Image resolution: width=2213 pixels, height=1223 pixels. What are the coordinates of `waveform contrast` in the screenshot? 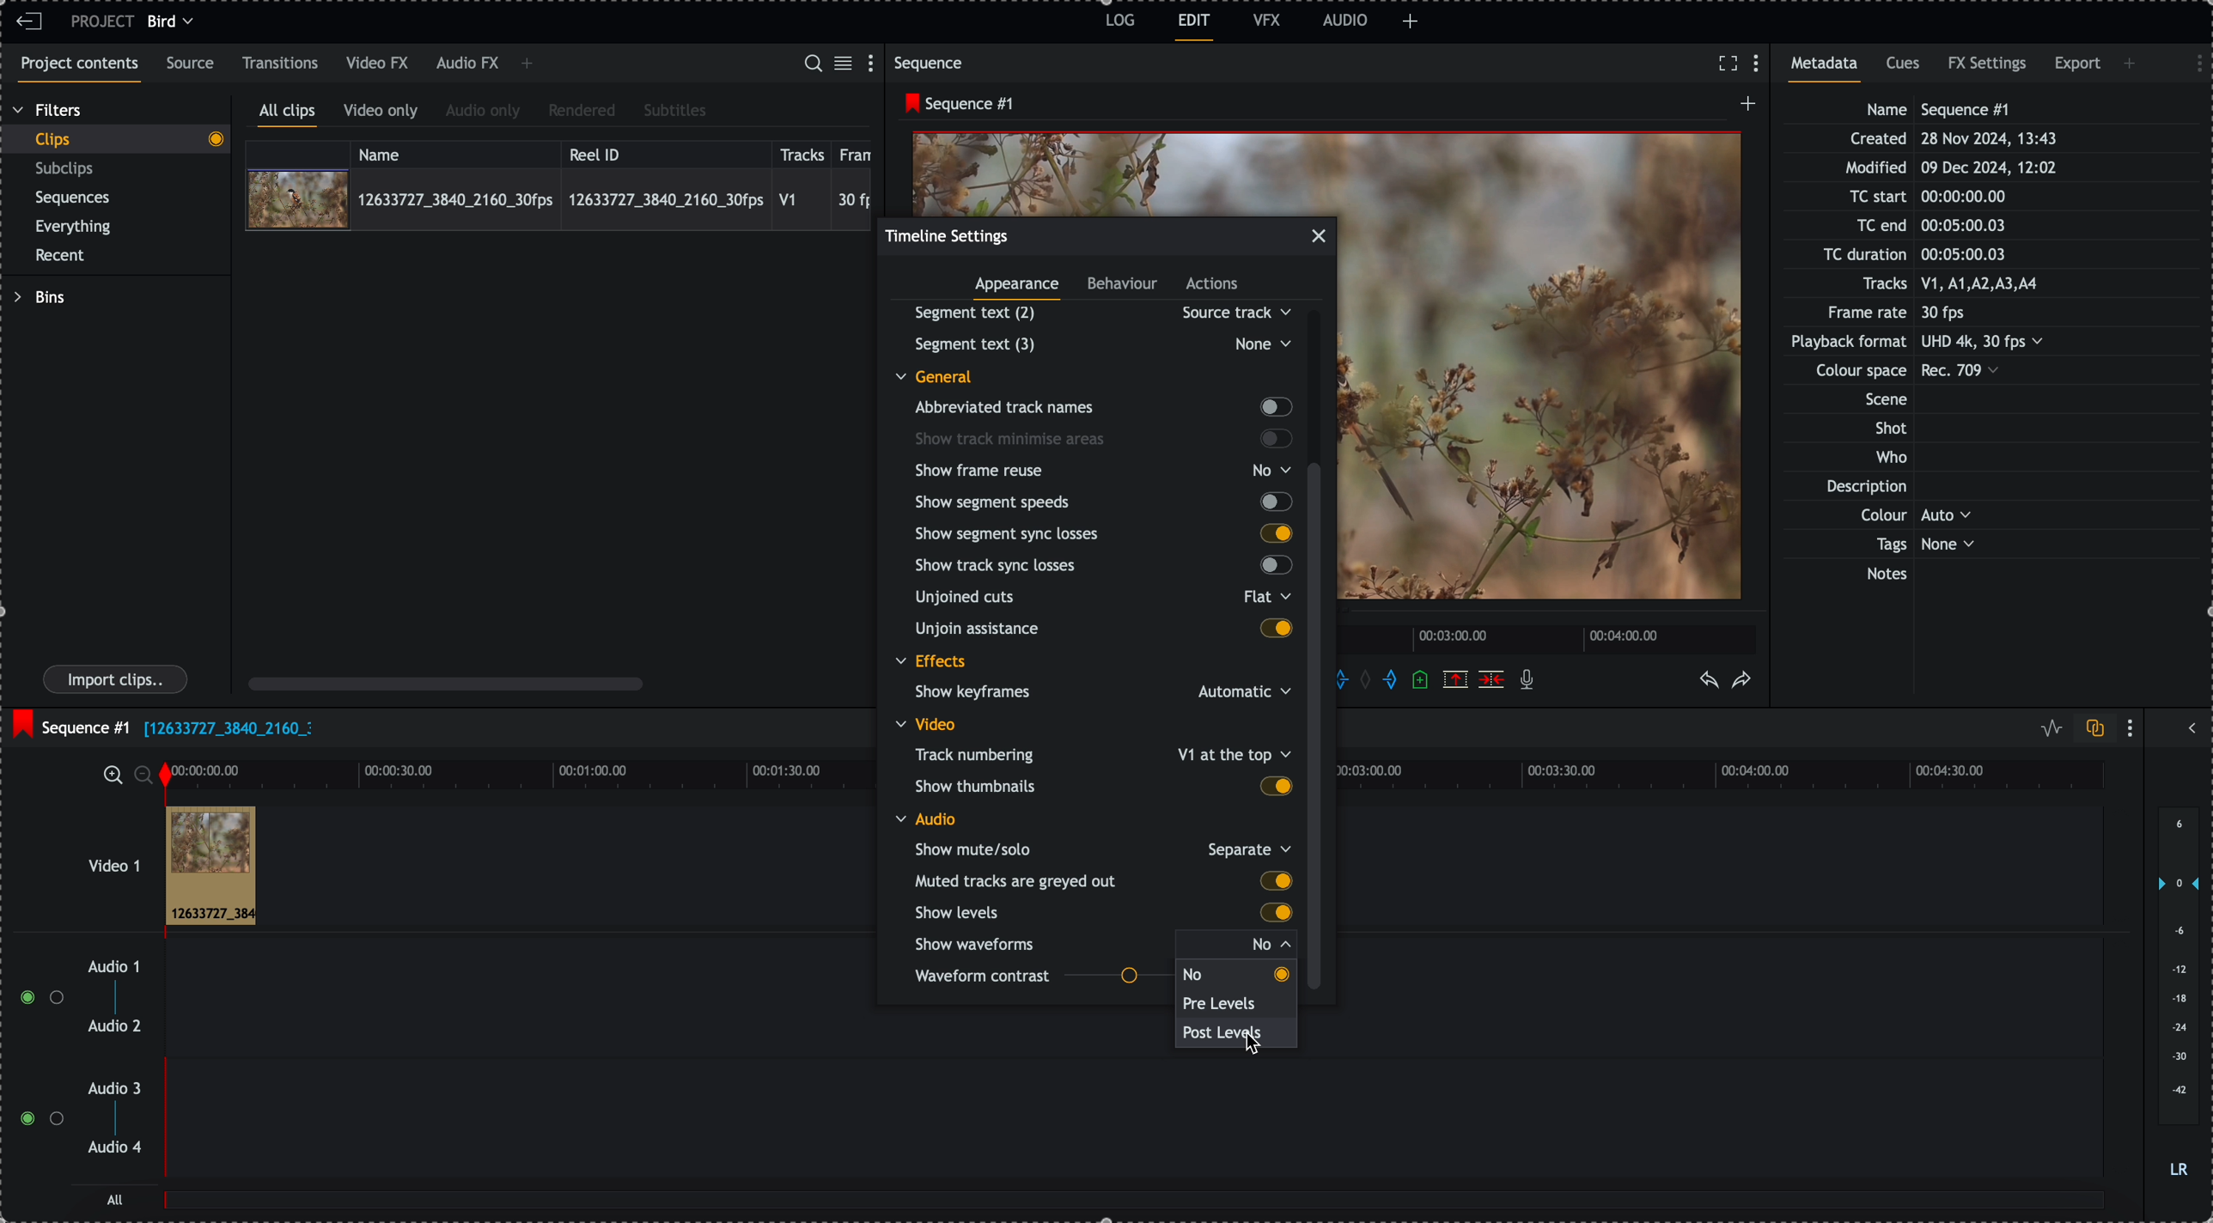 It's located at (1041, 979).